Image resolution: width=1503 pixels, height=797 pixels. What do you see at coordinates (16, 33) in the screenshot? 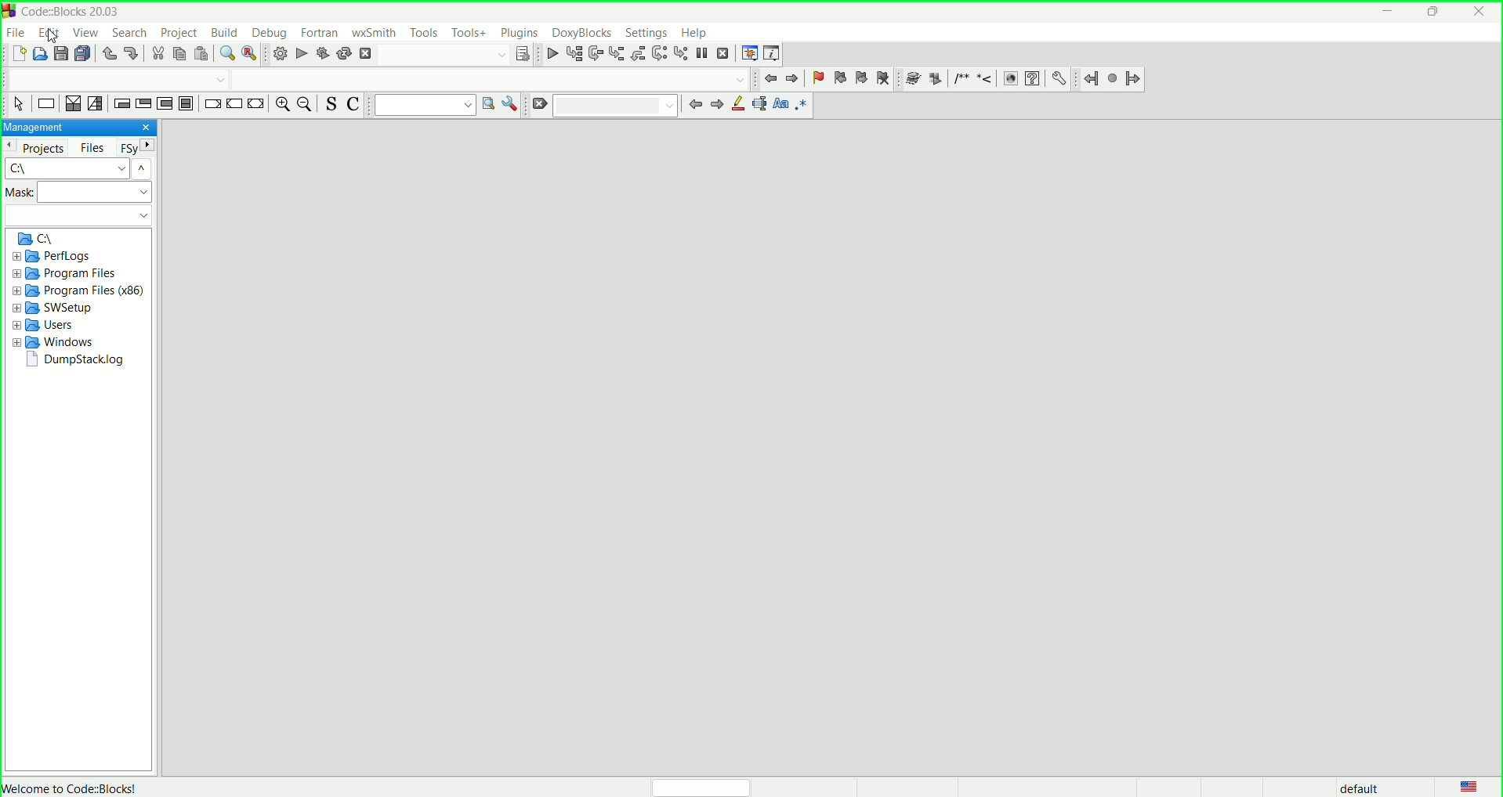
I see `file` at bounding box center [16, 33].